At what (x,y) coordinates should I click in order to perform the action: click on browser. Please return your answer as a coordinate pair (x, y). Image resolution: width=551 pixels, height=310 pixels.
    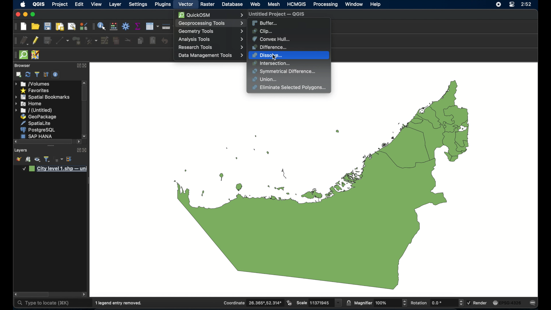
    Looking at the image, I should click on (22, 65).